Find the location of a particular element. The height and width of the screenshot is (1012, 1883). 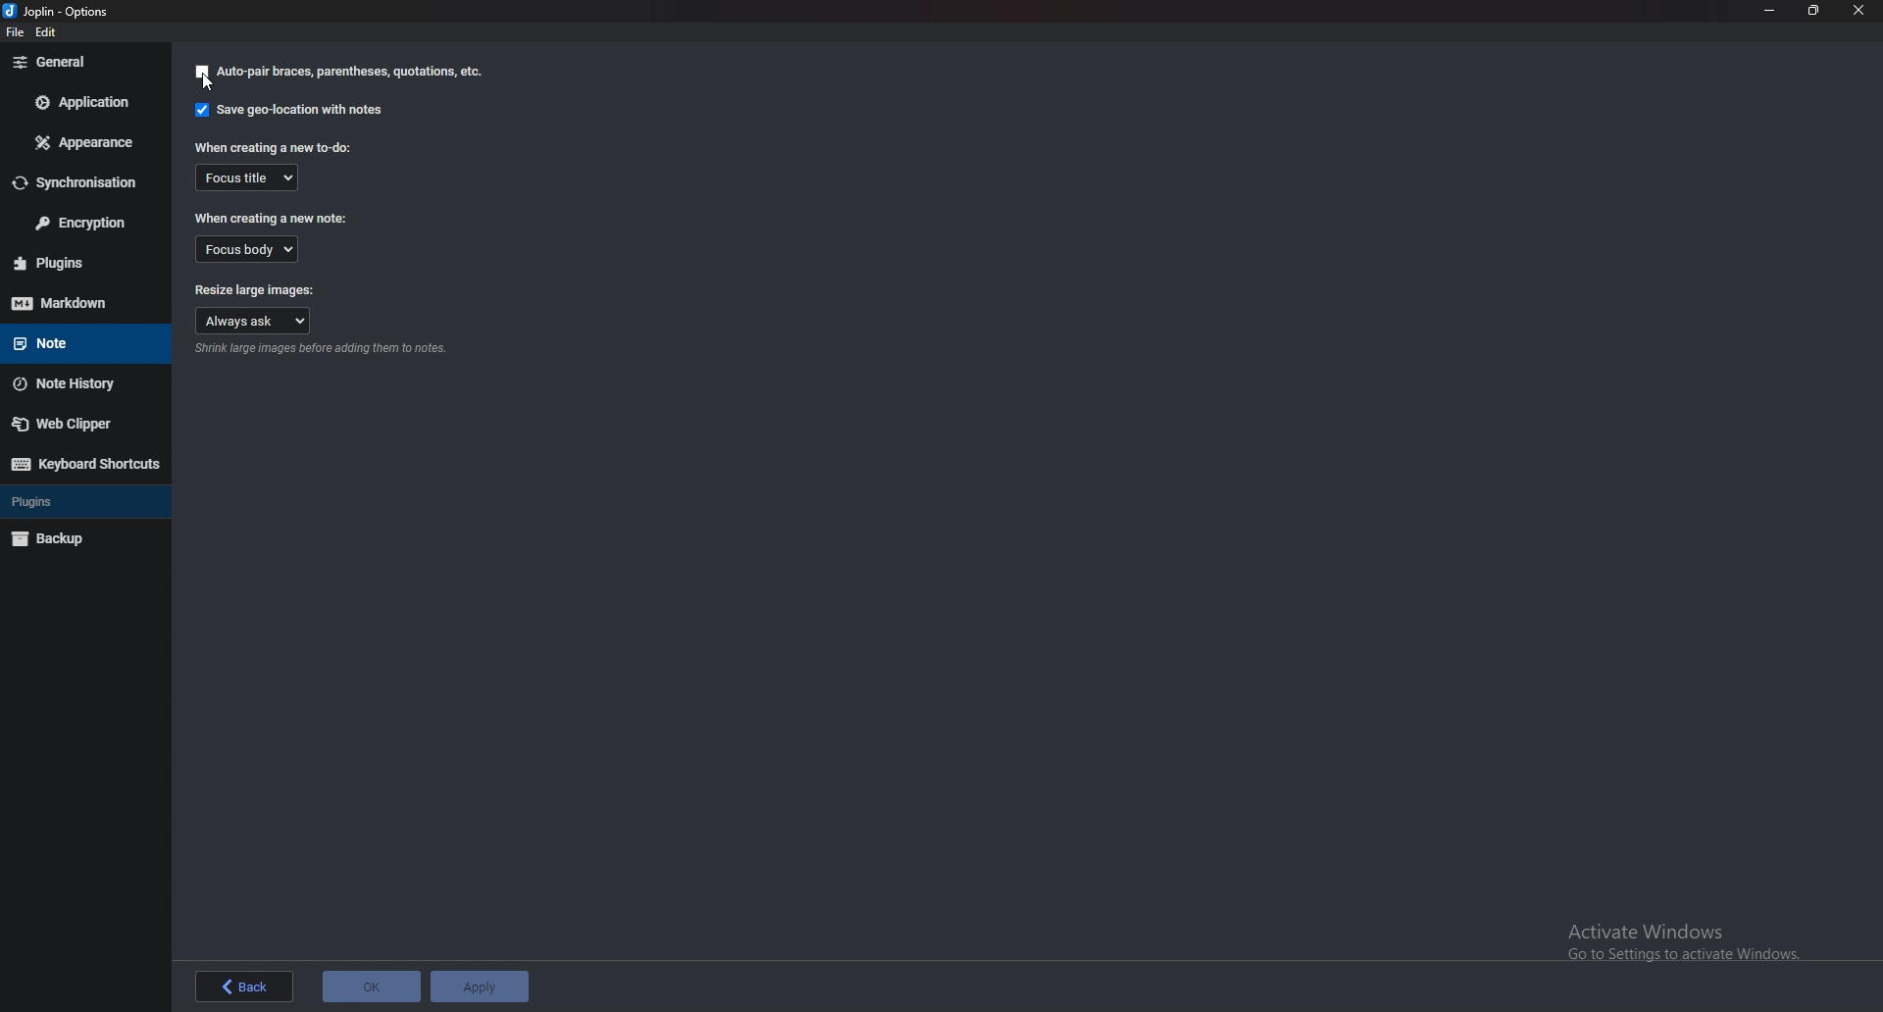

info is located at coordinates (326, 350).